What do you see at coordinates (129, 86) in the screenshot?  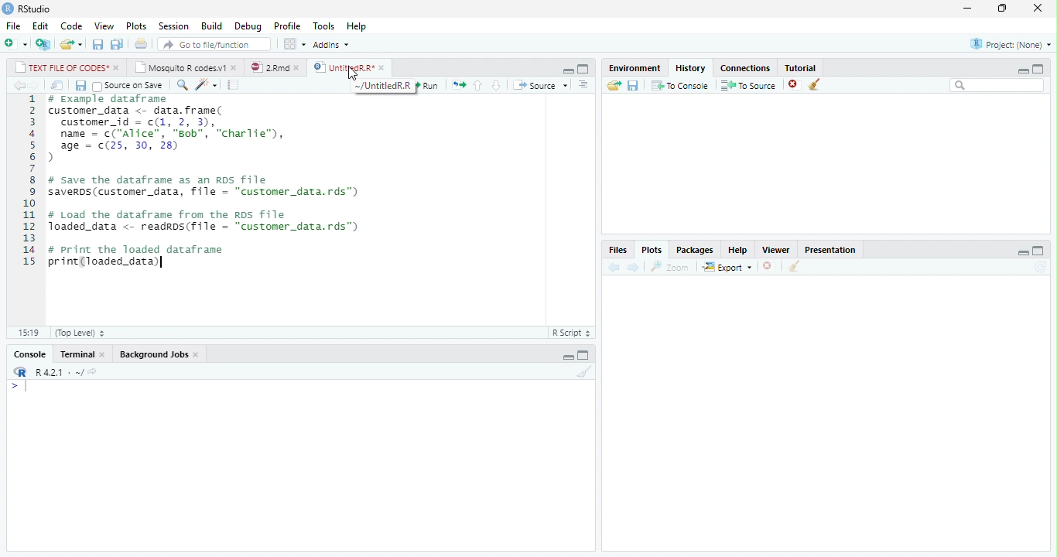 I see `Source on save` at bounding box center [129, 86].